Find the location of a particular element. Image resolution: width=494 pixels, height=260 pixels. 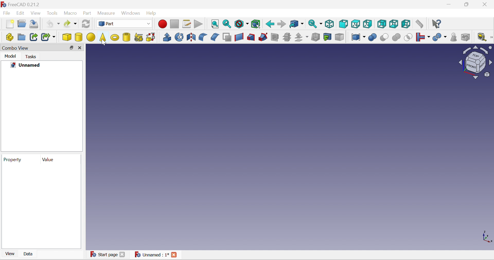

Open is located at coordinates (22, 24).